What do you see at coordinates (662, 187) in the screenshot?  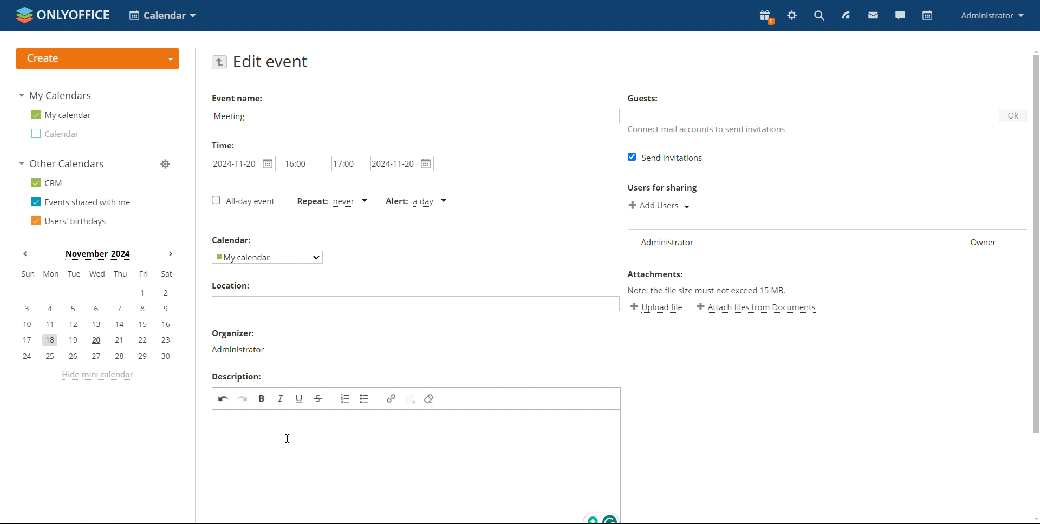 I see `users for sharing` at bounding box center [662, 187].